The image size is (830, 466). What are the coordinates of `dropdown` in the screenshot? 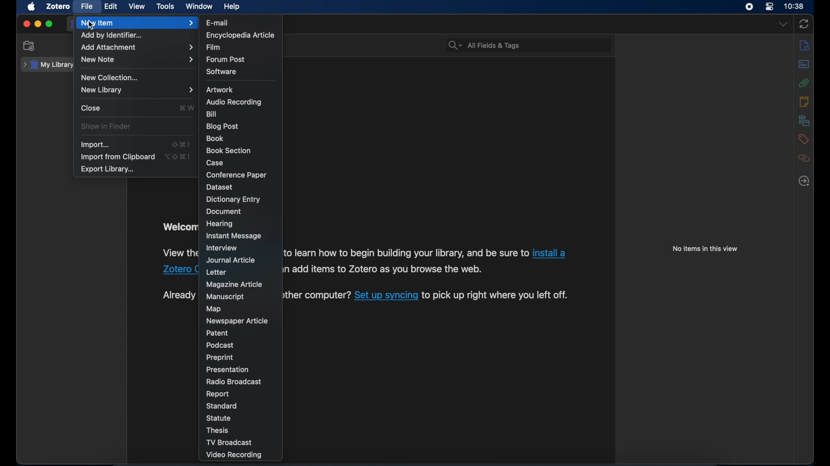 It's located at (784, 24).